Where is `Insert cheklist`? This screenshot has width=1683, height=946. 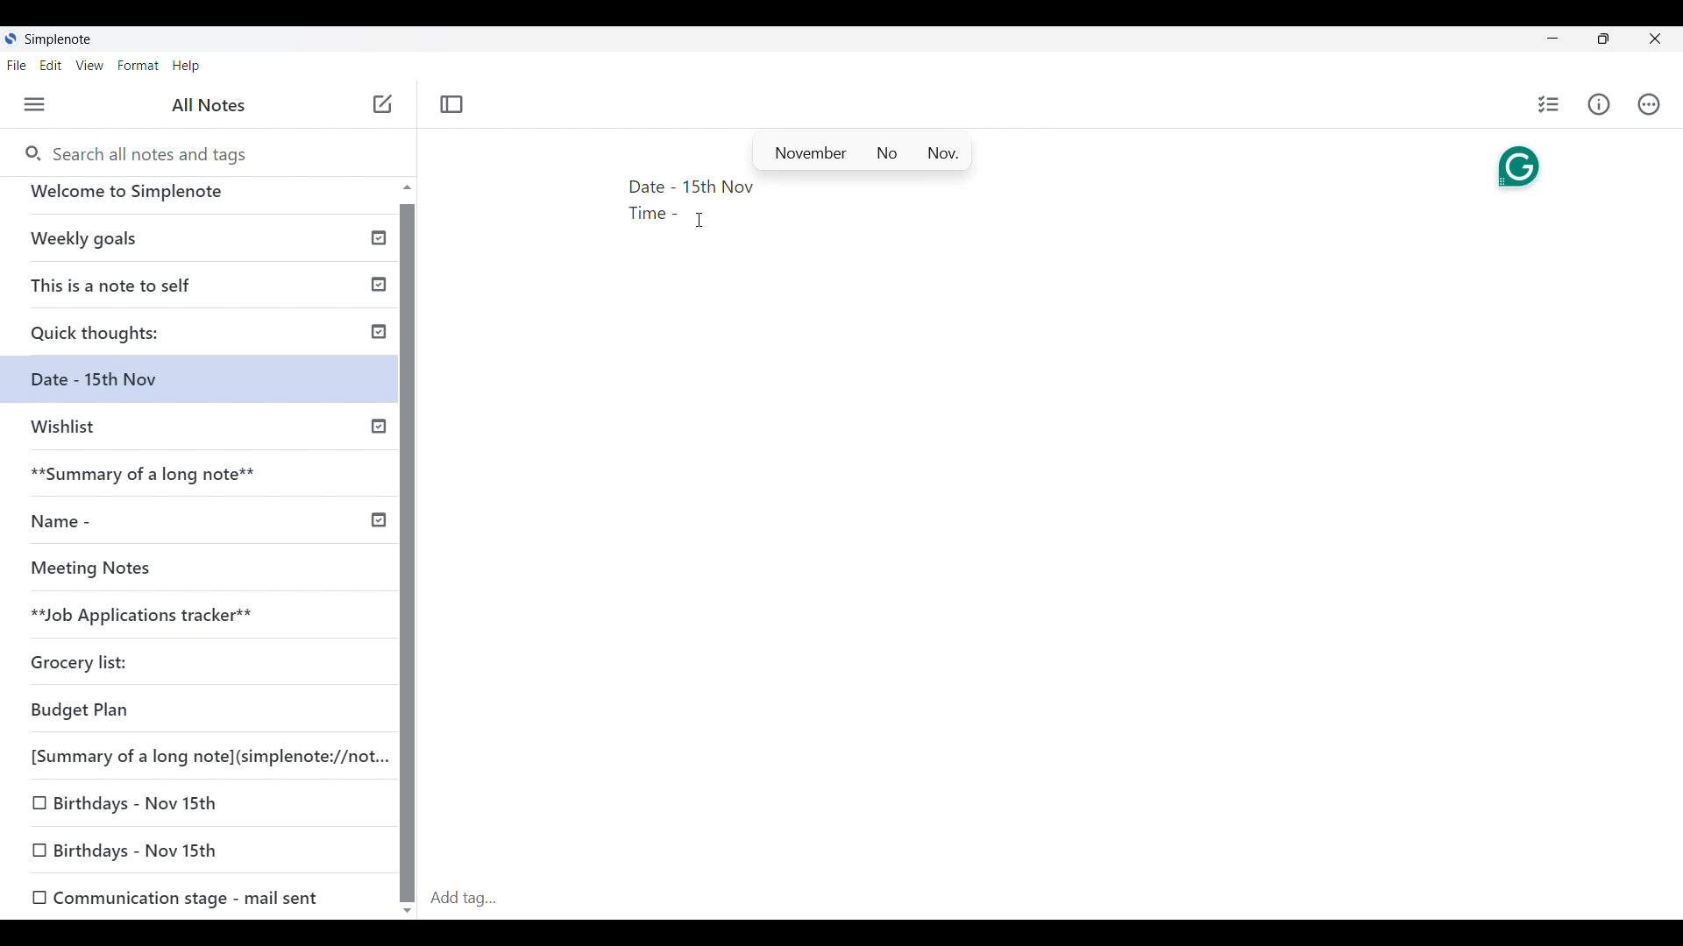
Insert cheklist is located at coordinates (1548, 104).